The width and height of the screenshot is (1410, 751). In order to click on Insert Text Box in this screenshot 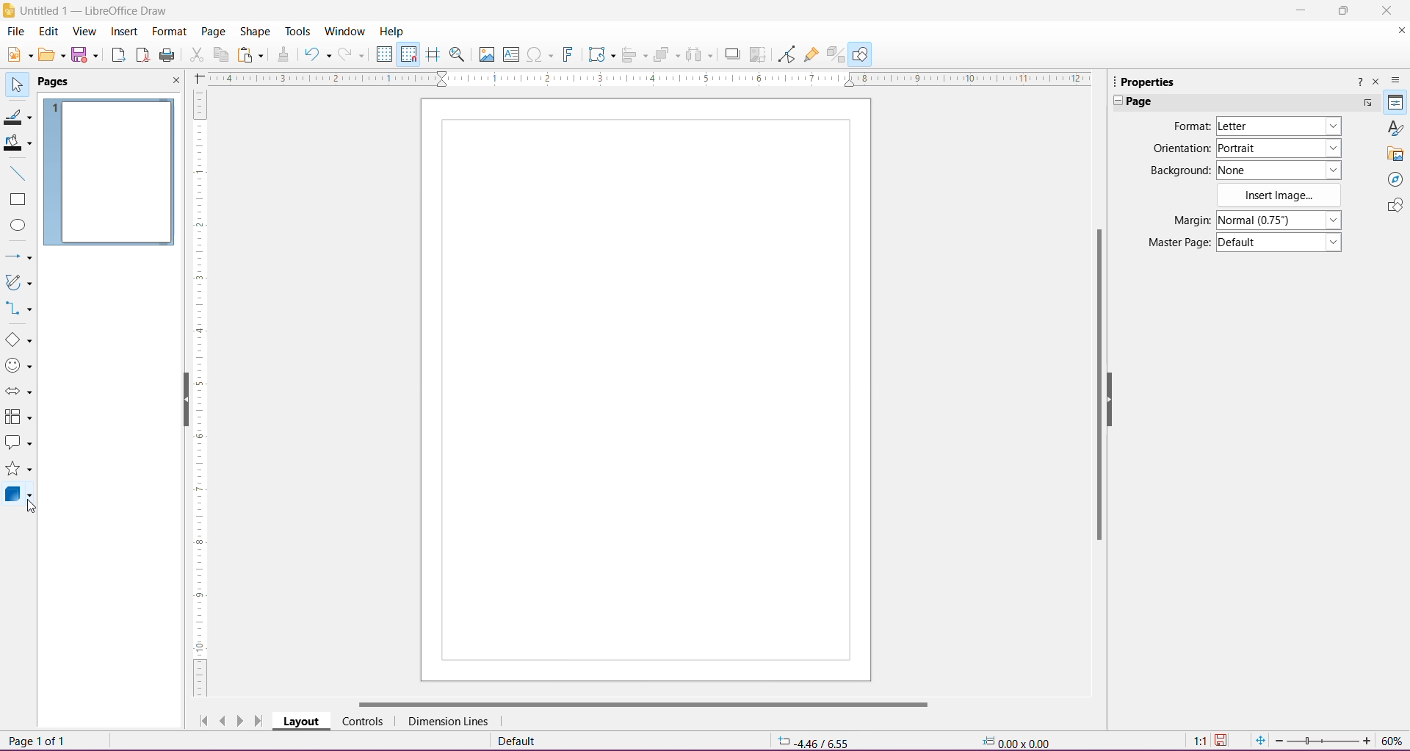, I will do `click(511, 54)`.